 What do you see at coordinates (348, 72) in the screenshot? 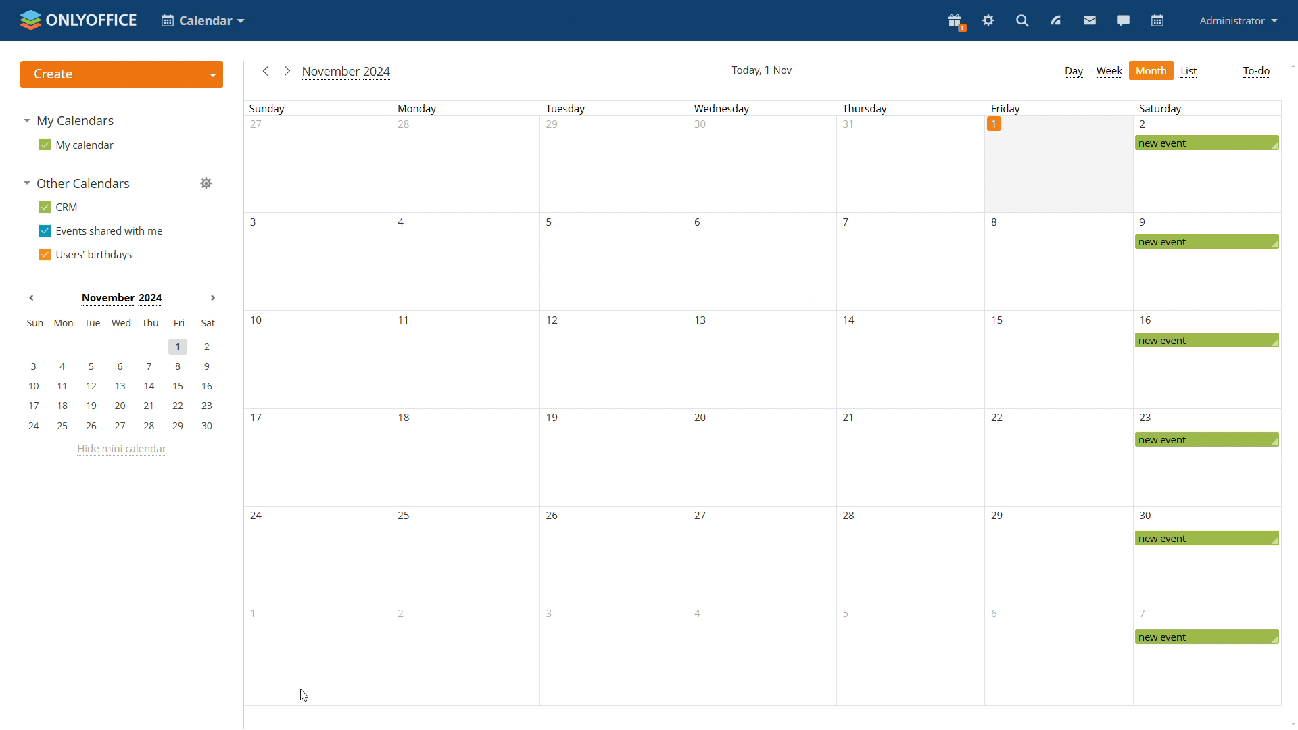
I see `current month ` at bounding box center [348, 72].